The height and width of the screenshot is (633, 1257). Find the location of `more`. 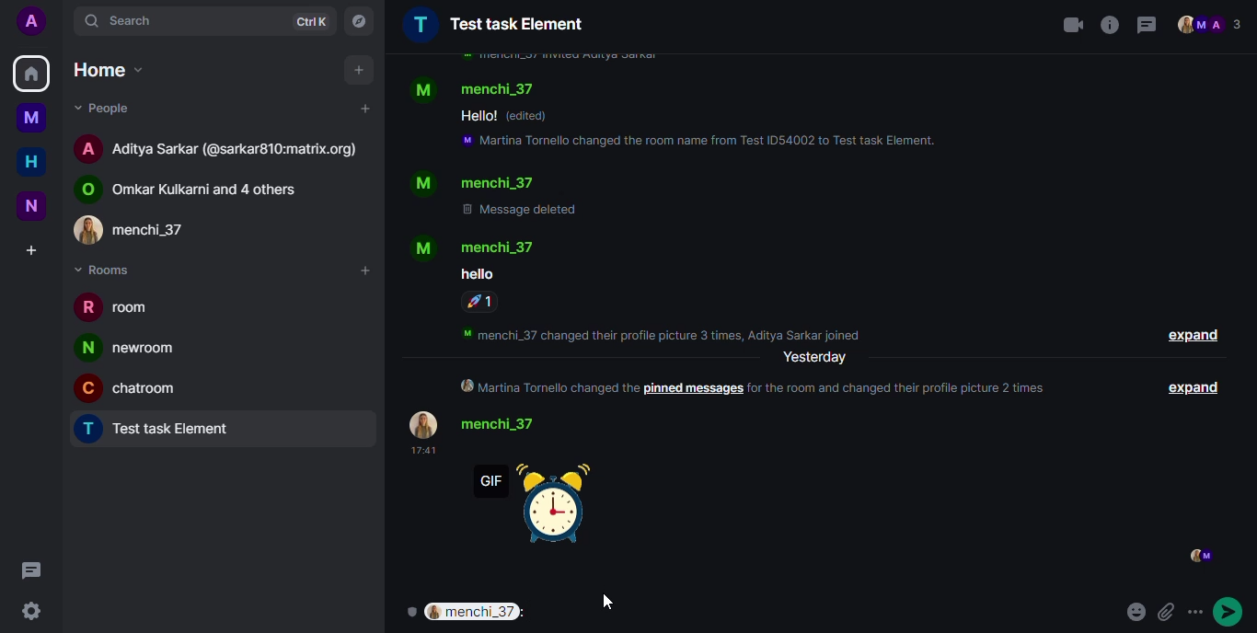

more is located at coordinates (1232, 609).